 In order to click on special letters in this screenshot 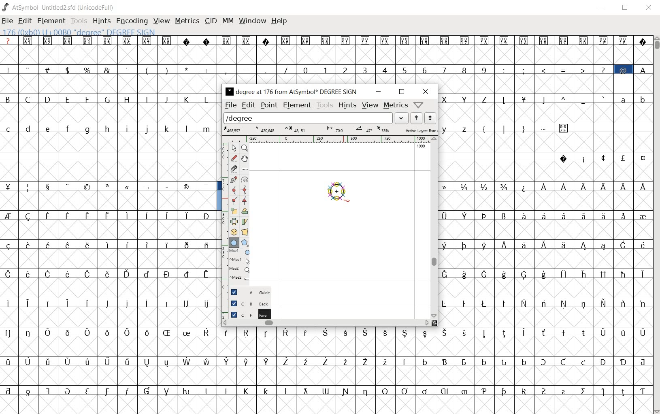, I will do `click(434, 360)`.